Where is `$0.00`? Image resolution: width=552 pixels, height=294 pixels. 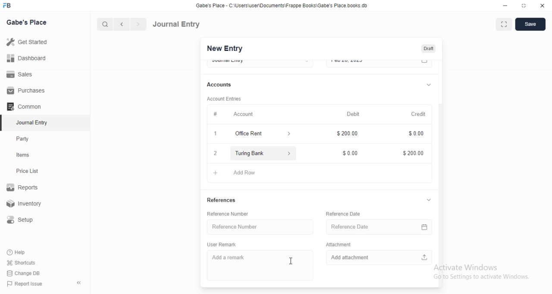 $0.00 is located at coordinates (347, 153).